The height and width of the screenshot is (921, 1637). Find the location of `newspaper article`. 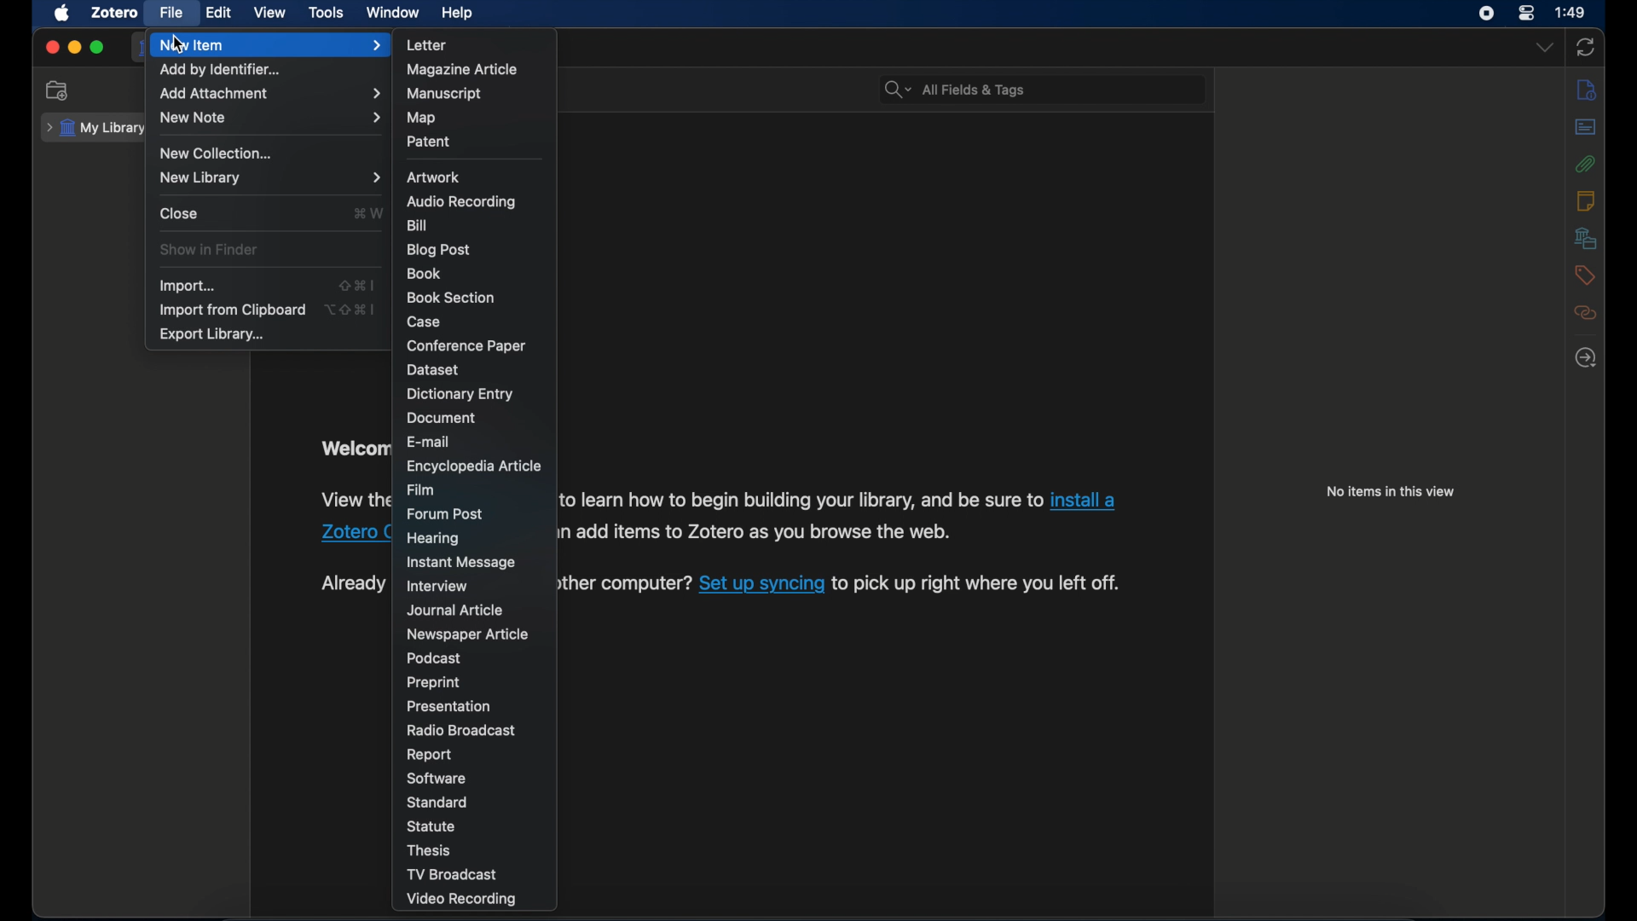

newspaper article is located at coordinates (470, 634).